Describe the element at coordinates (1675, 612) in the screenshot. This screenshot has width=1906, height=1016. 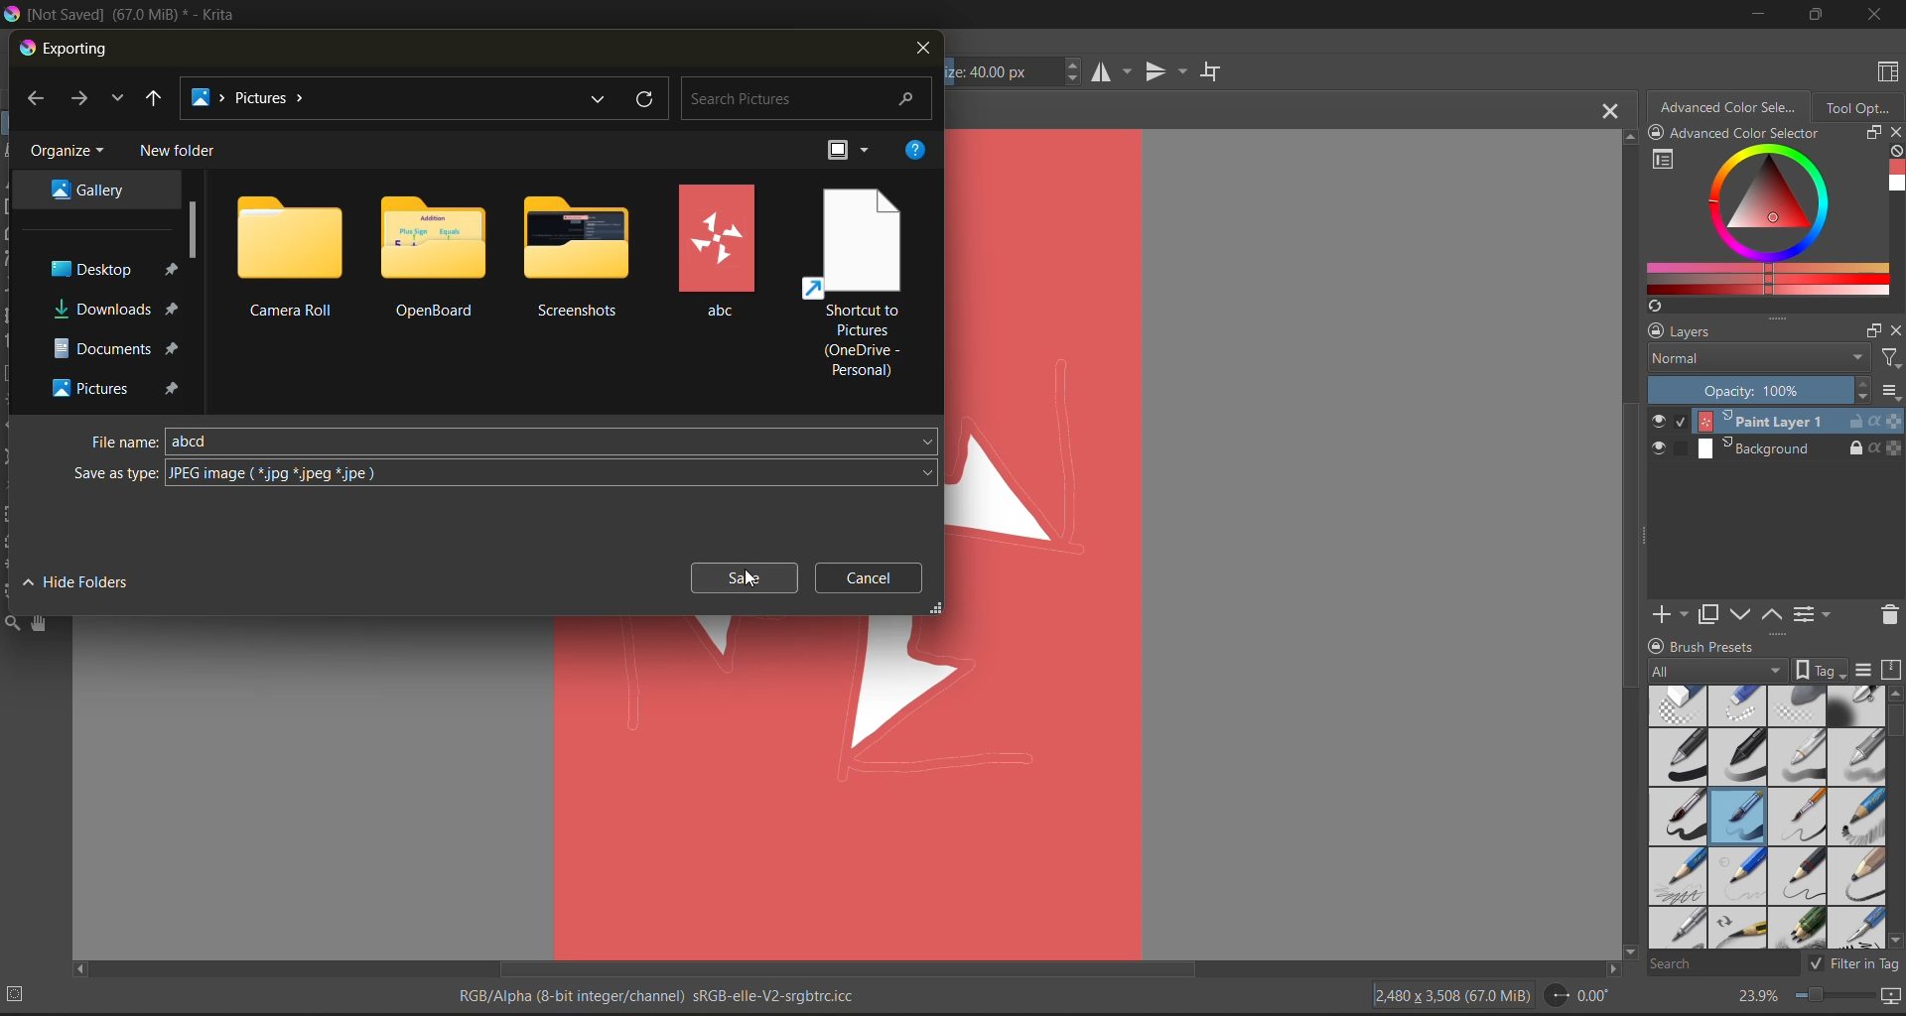
I see `add` at that location.